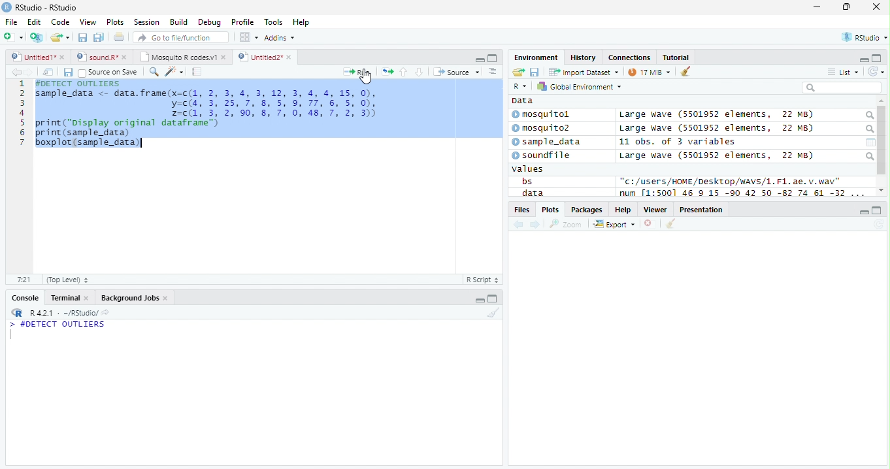 The image size is (890, 469). What do you see at coordinates (685, 71) in the screenshot?
I see `clear console` at bounding box center [685, 71].